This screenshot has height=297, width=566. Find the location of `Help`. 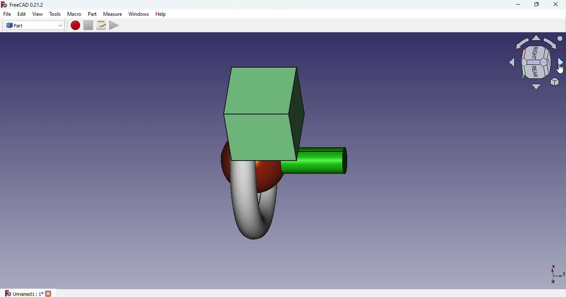

Help is located at coordinates (162, 15).